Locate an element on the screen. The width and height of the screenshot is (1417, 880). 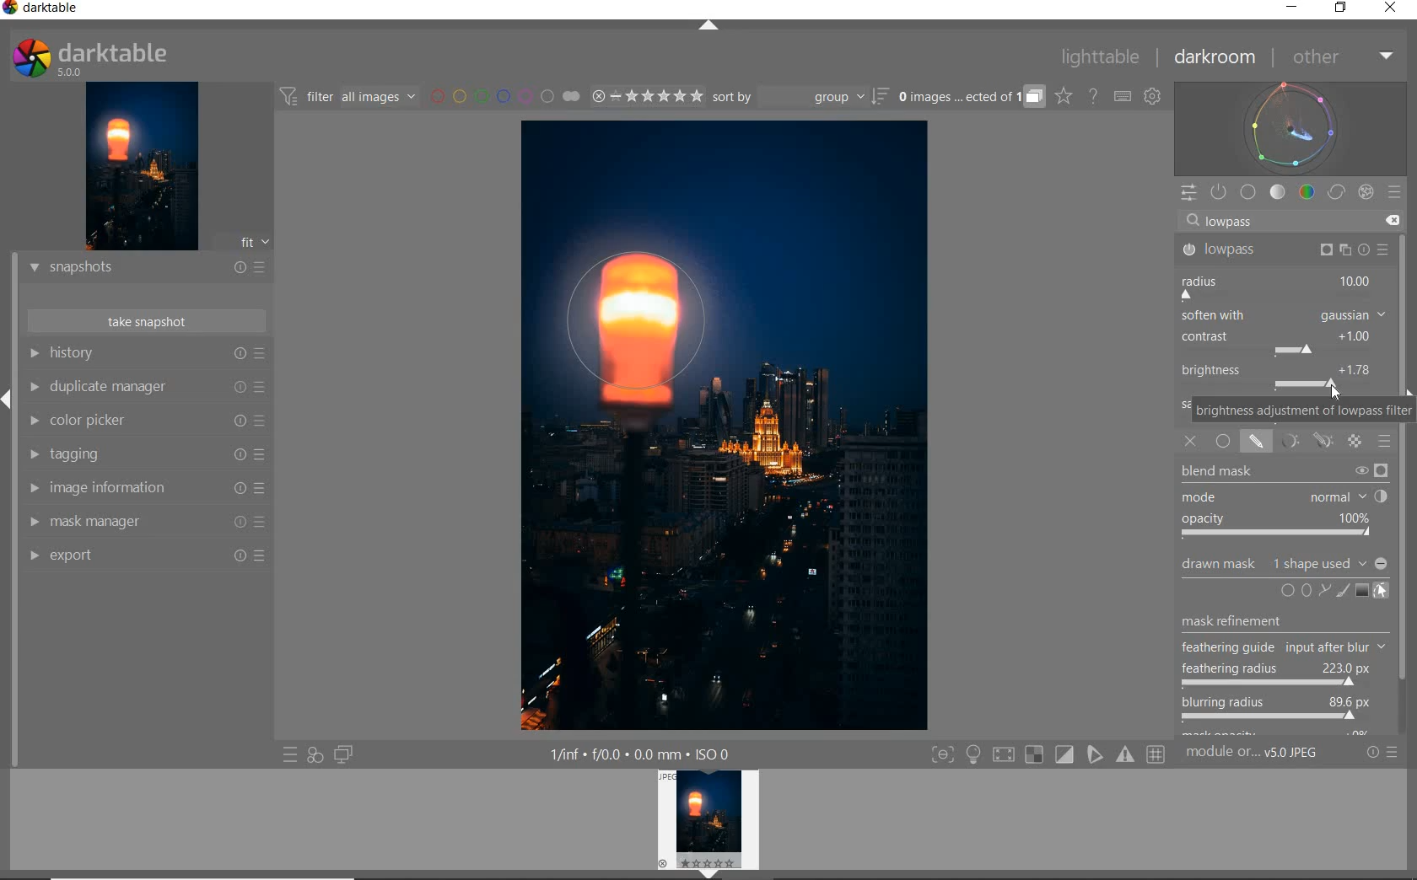
HISTORY is located at coordinates (145, 355).